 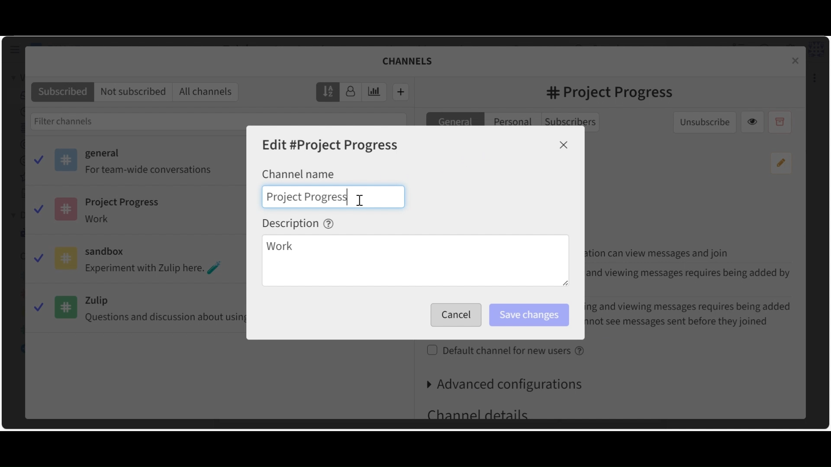 I want to click on Description Field, so click(x=415, y=262).